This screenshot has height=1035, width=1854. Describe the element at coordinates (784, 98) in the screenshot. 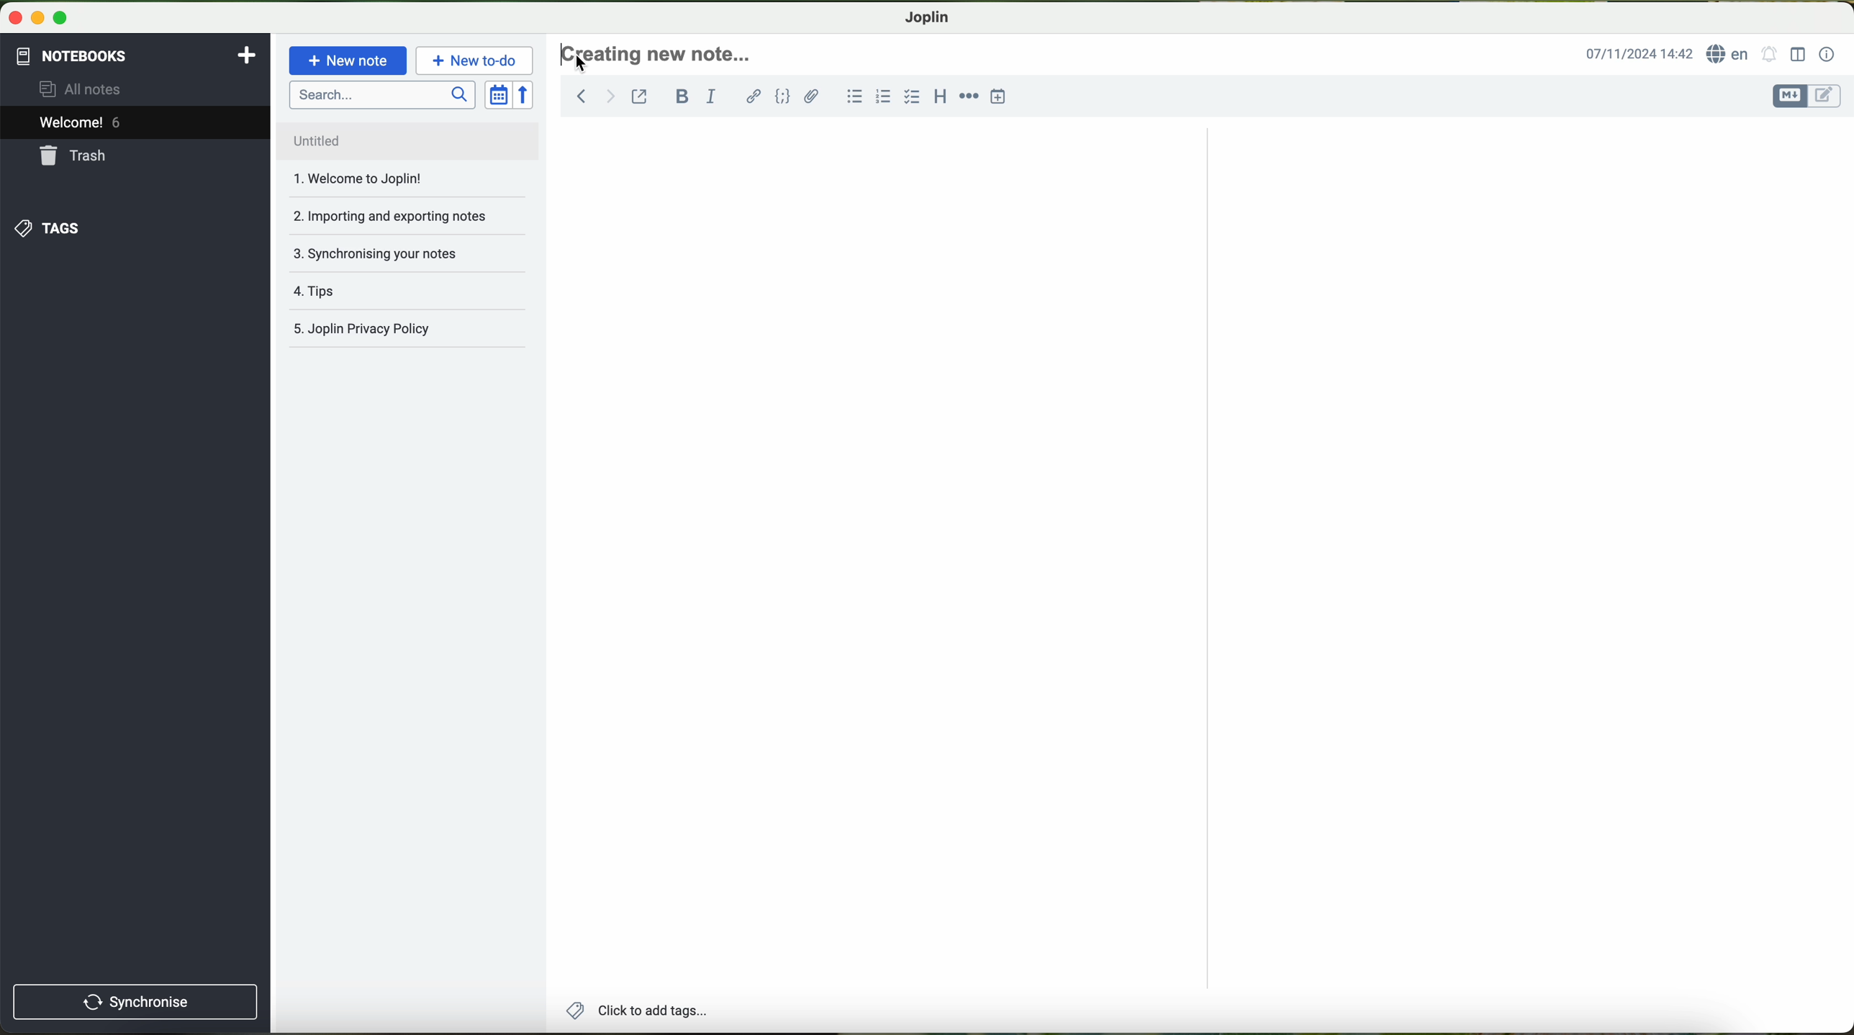

I see `code` at that location.